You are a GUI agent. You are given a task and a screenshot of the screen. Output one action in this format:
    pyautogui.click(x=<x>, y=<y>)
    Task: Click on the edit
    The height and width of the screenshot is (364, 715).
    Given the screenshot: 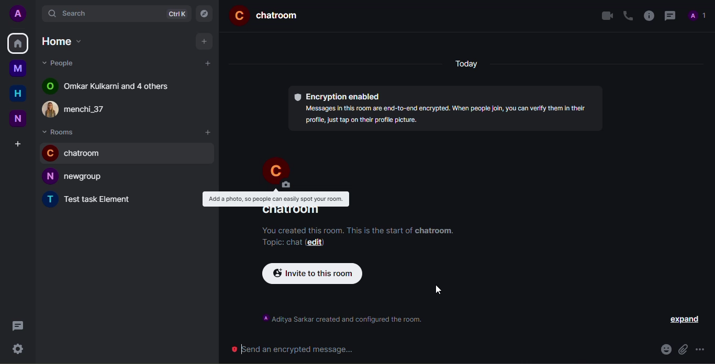 What is the action you would take?
    pyautogui.click(x=322, y=242)
    